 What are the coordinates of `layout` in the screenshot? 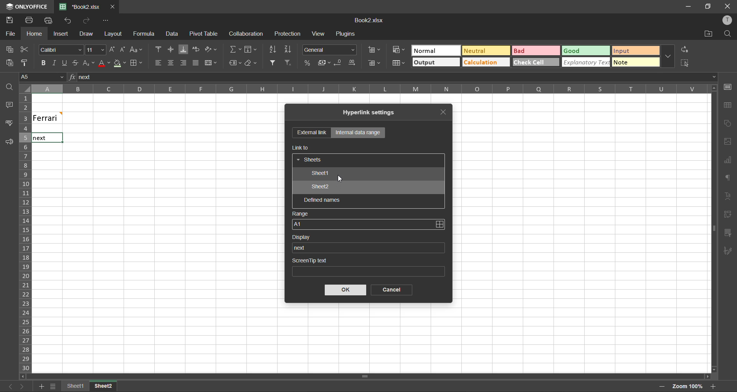 It's located at (112, 34).